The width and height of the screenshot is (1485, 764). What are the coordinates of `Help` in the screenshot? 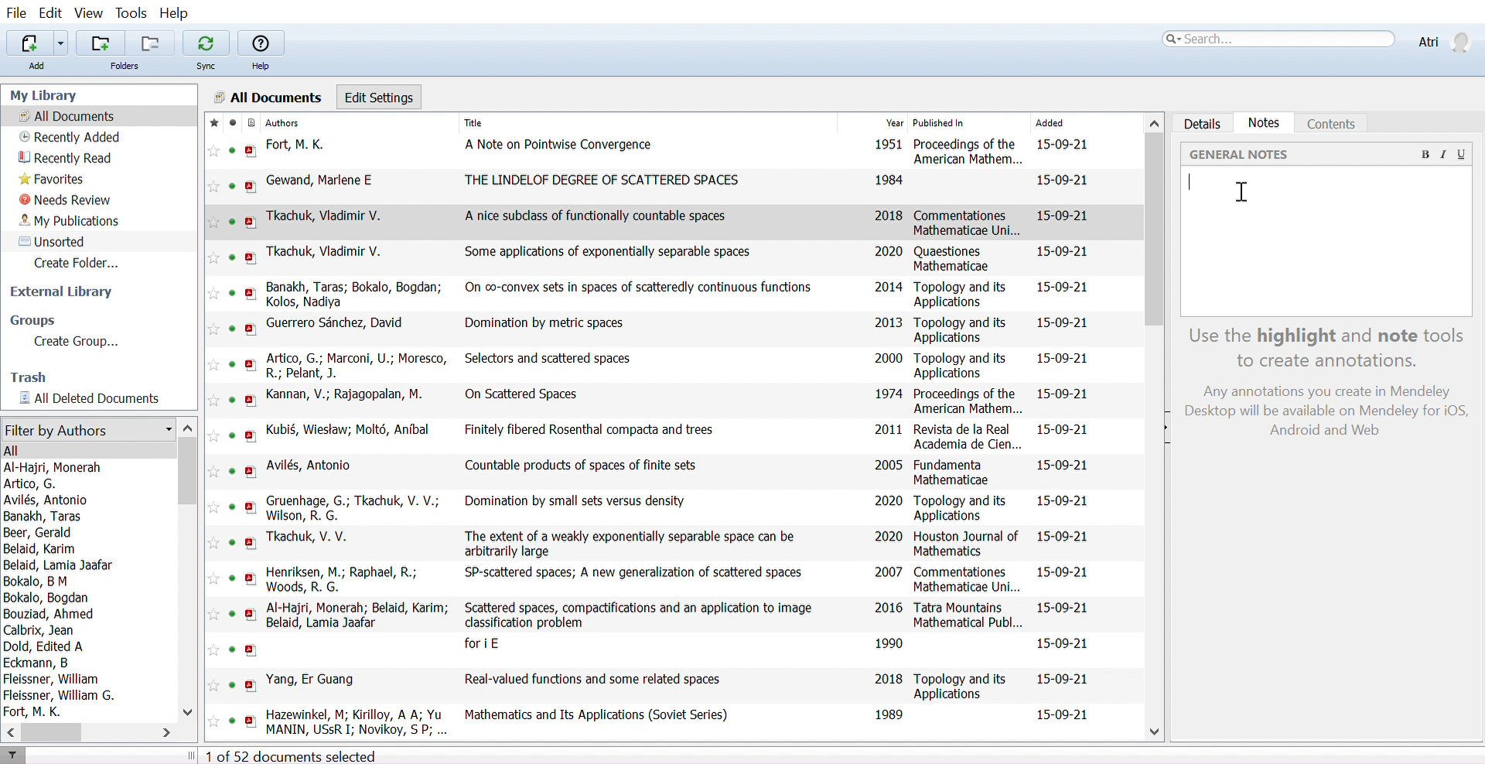 It's located at (177, 14).